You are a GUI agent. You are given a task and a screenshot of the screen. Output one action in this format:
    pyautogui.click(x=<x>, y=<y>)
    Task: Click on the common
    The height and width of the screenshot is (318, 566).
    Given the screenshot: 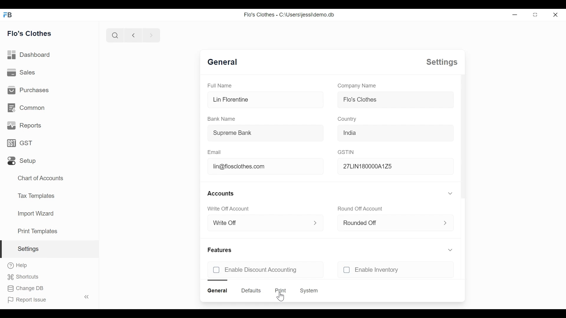 What is the action you would take?
    pyautogui.click(x=26, y=108)
    